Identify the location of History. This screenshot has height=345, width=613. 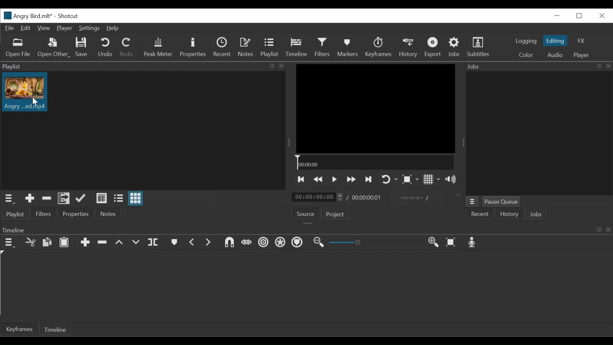
(509, 215).